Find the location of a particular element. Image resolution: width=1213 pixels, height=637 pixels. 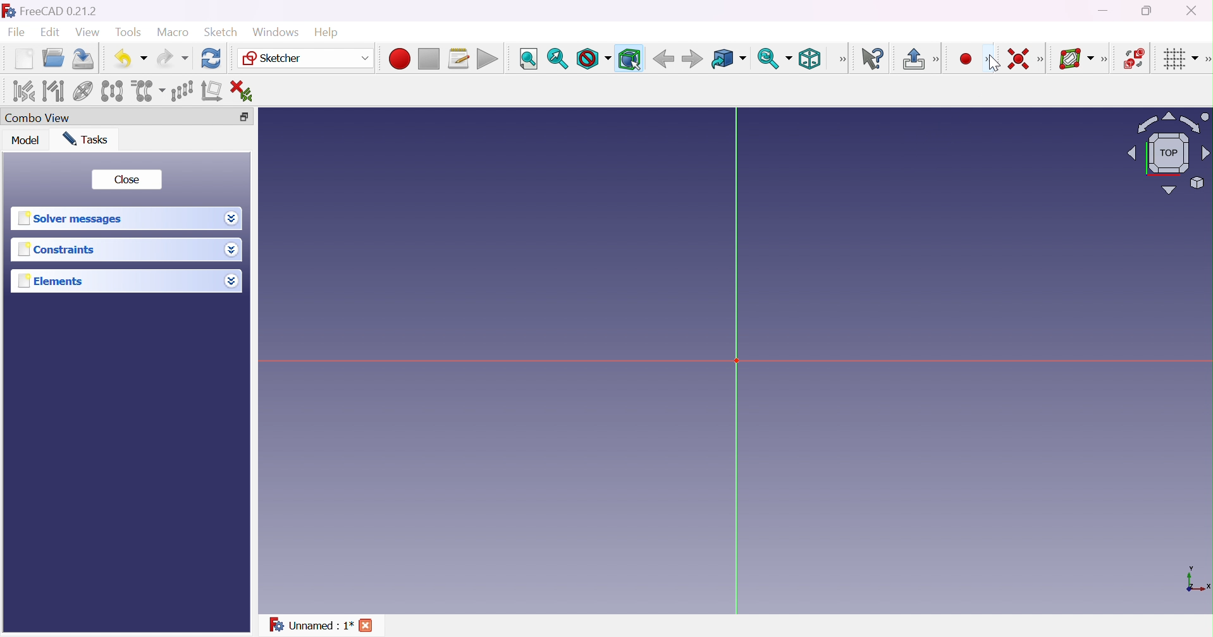

Undo is located at coordinates (130, 58).